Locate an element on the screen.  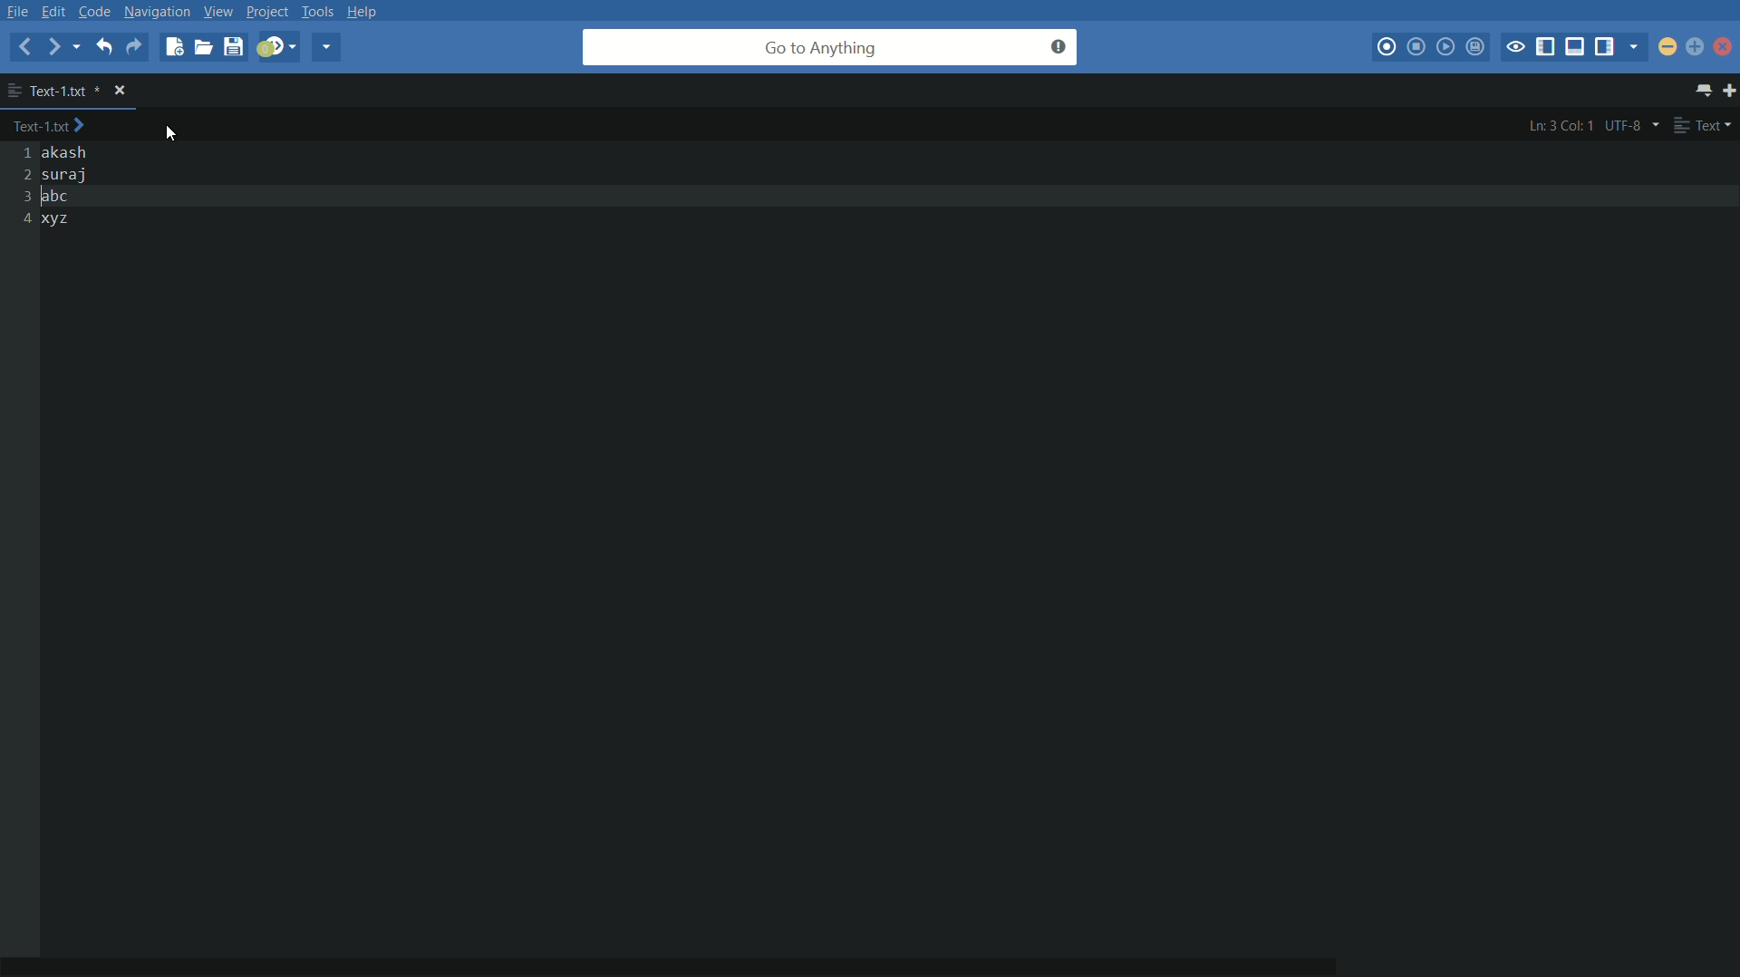
redo is located at coordinates (133, 45).